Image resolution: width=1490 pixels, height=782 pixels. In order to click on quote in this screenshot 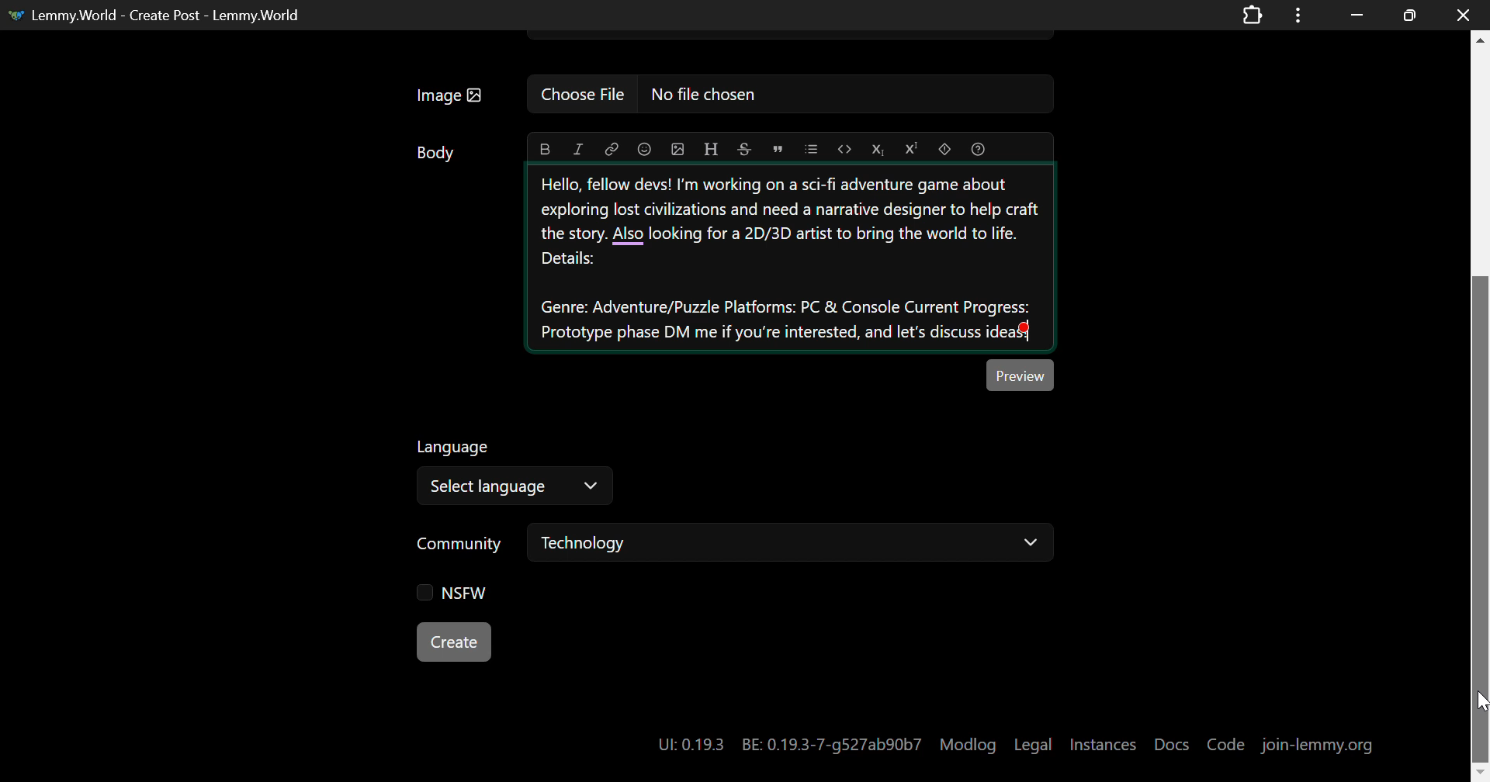, I will do `click(776, 148)`.